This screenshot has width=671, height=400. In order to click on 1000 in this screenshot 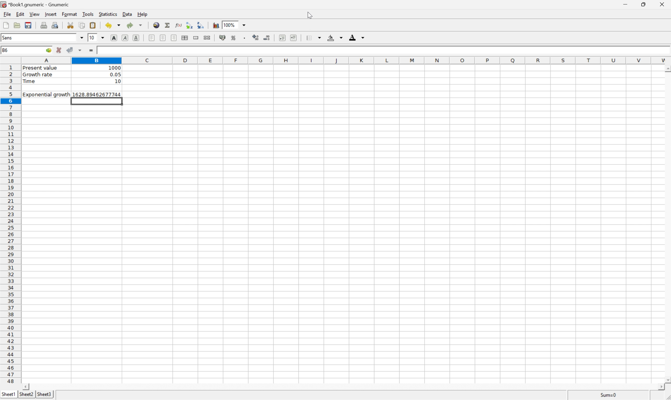, I will do `click(112, 67)`.